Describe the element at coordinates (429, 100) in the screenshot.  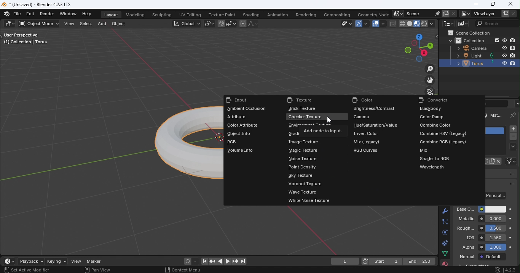
I see `Converter` at that location.